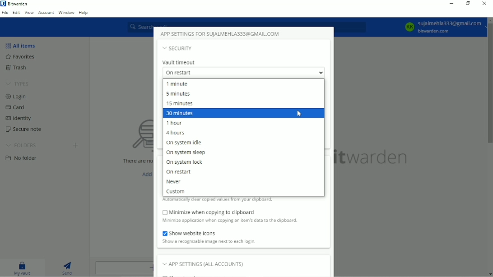 This screenshot has width=493, height=277. I want to click on Add item , so click(144, 174).